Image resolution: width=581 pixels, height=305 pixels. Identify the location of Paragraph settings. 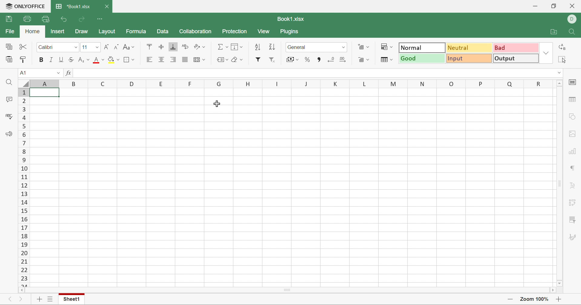
(572, 168).